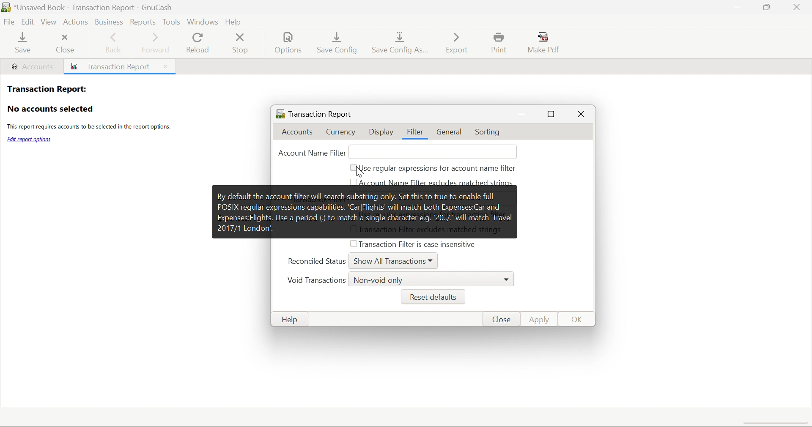 The height and width of the screenshot is (427, 812). What do you see at coordinates (21, 44) in the screenshot?
I see `Save` at bounding box center [21, 44].